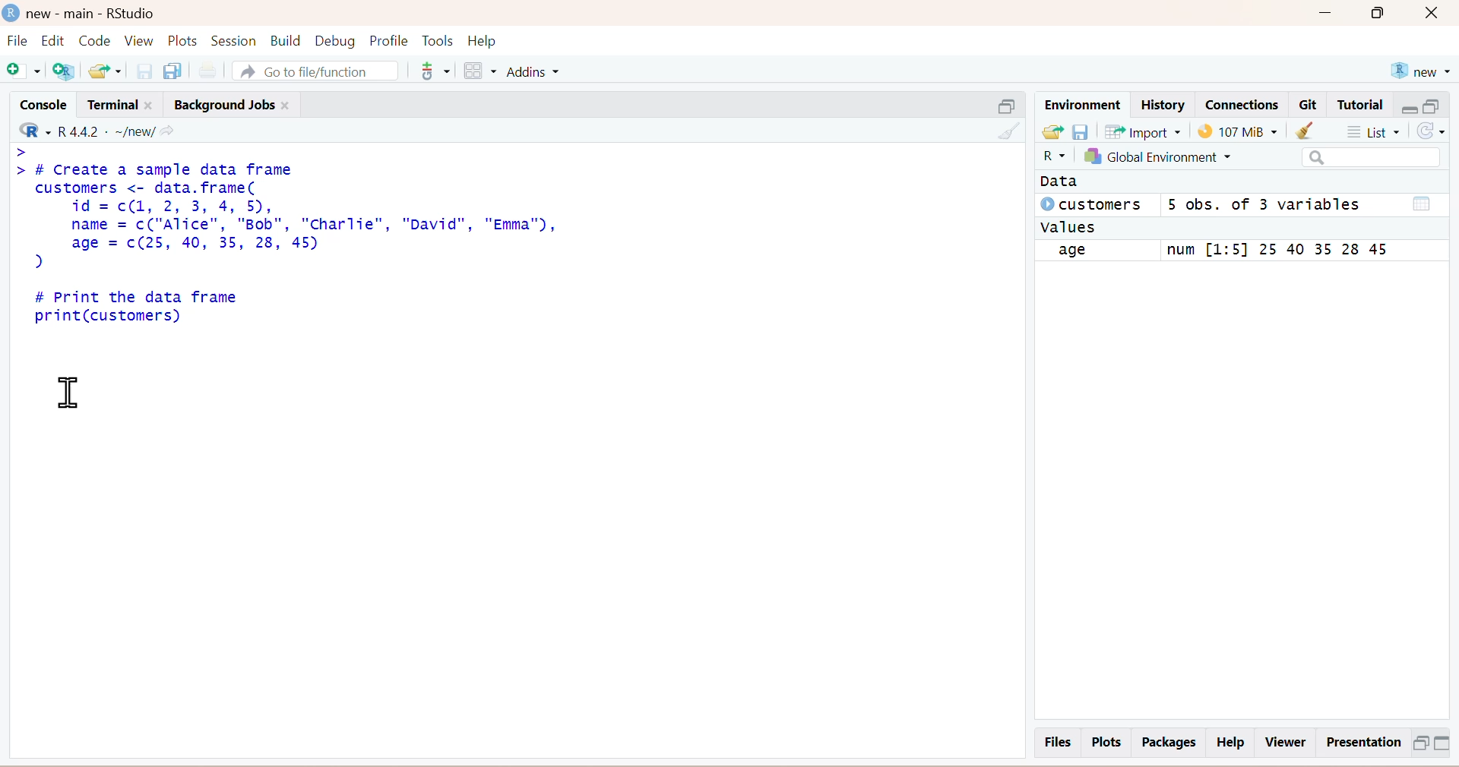  Describe the element at coordinates (1232, 206) in the screenshot. I see `© customers 5 obs. of 3 variables` at that location.